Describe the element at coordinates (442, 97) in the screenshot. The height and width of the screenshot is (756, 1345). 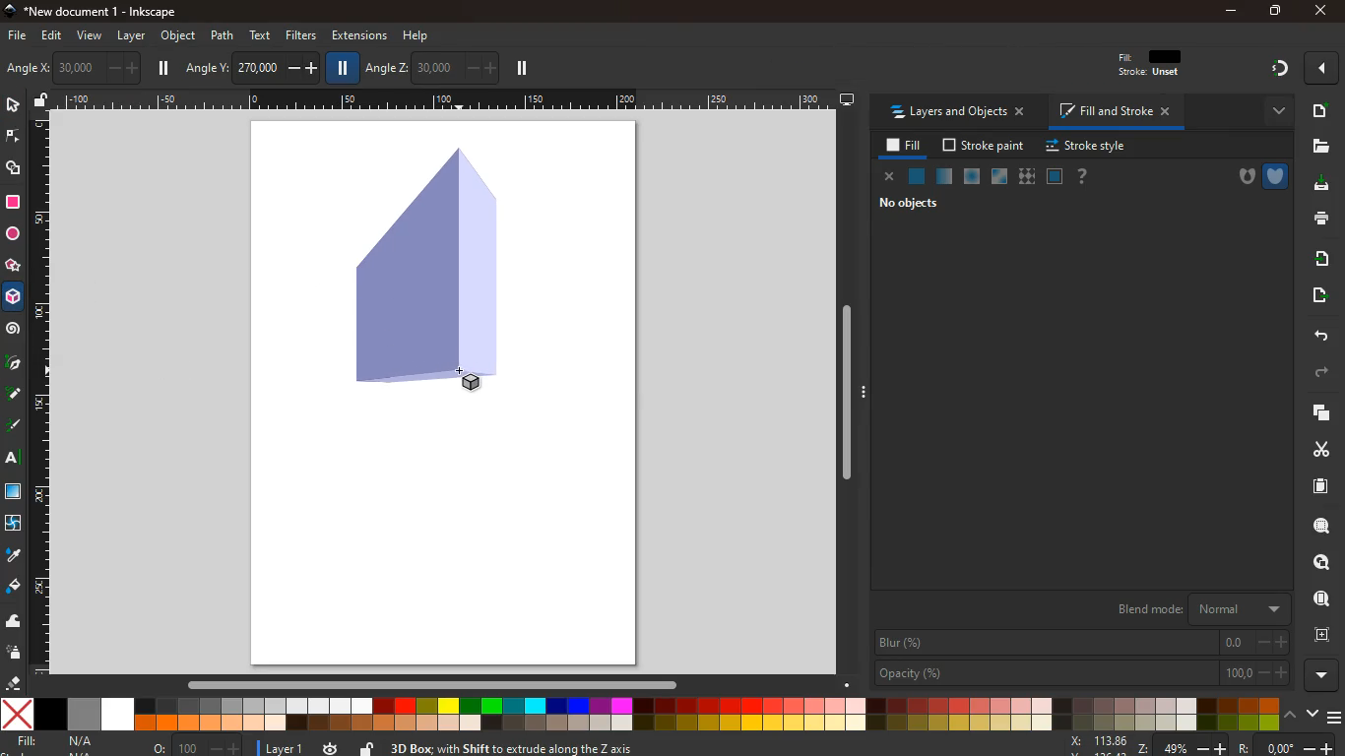
I see `Scale` at that location.